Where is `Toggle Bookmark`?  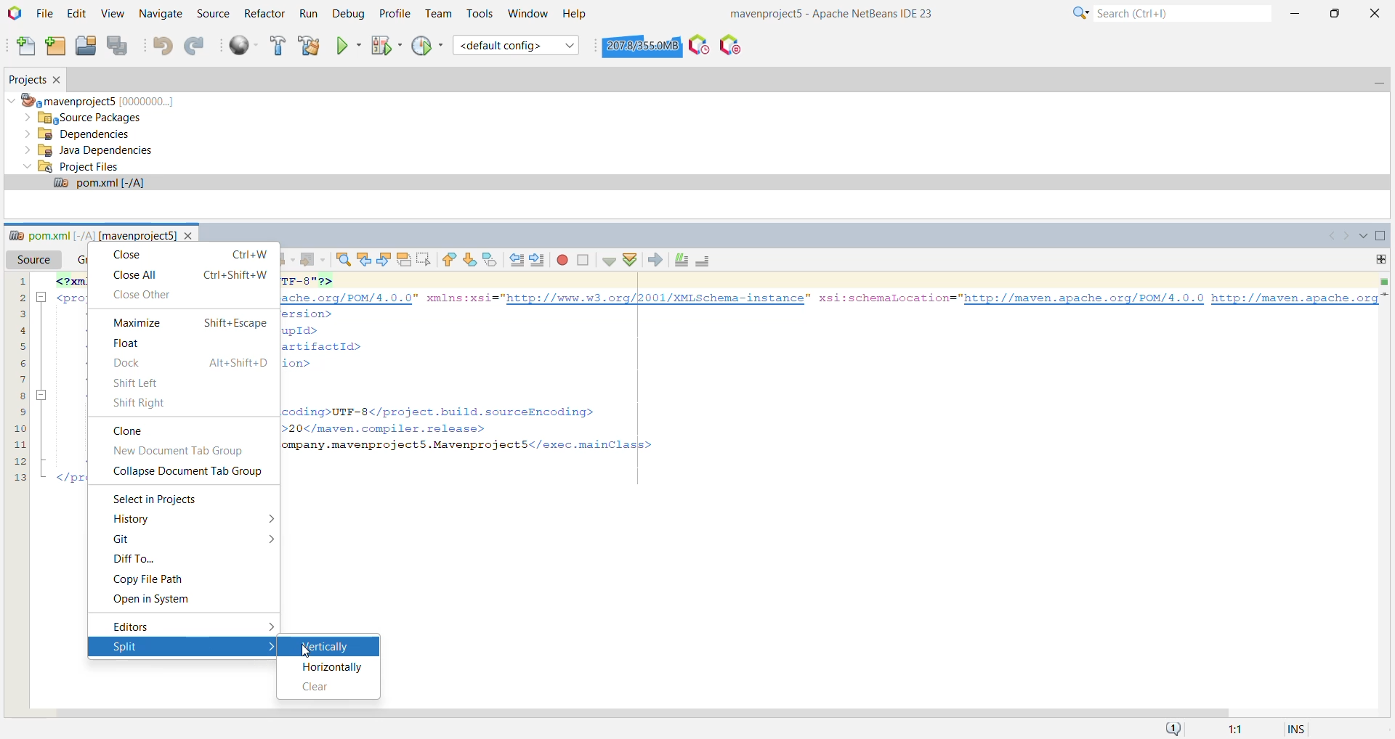 Toggle Bookmark is located at coordinates (491, 261).